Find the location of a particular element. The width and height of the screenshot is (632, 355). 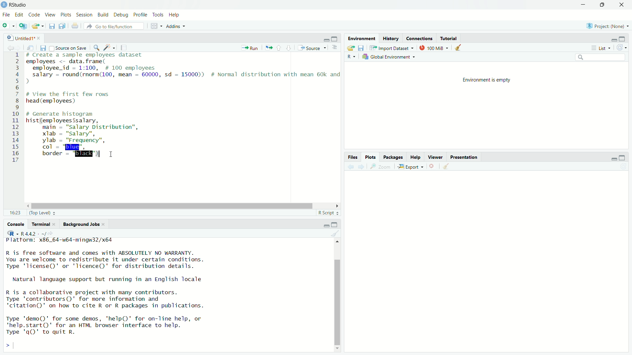

grid is located at coordinates (157, 26).